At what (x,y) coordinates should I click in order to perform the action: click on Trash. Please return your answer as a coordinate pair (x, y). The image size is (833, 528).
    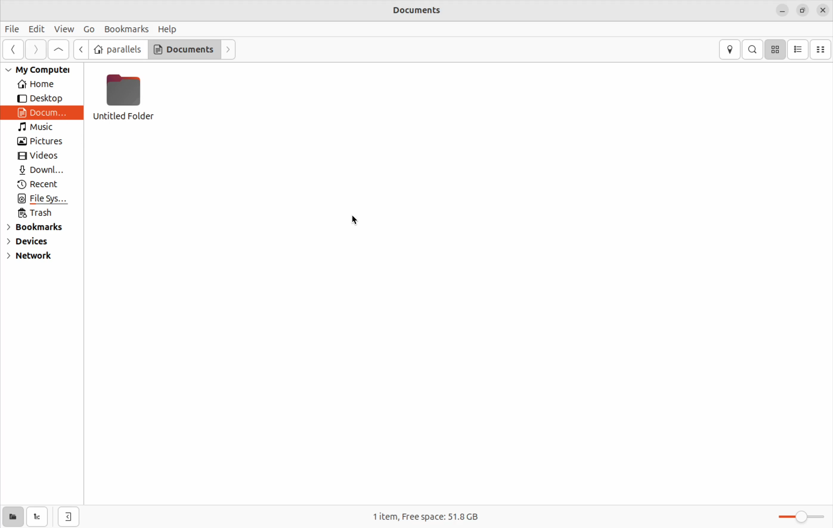
    Looking at the image, I should click on (34, 214).